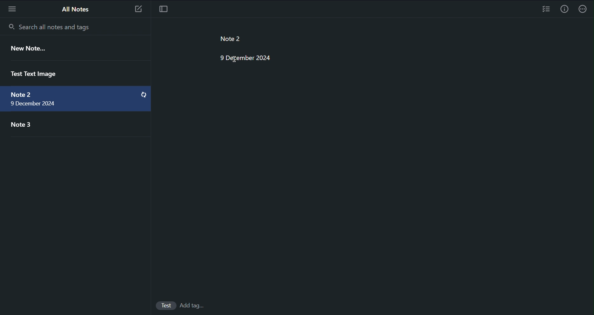  What do you see at coordinates (47, 25) in the screenshot?
I see `Search all notes and tags` at bounding box center [47, 25].